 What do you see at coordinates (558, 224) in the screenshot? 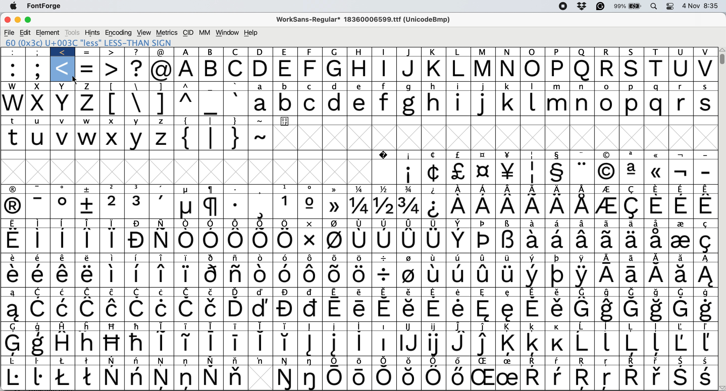
I see `Symbol` at bounding box center [558, 224].